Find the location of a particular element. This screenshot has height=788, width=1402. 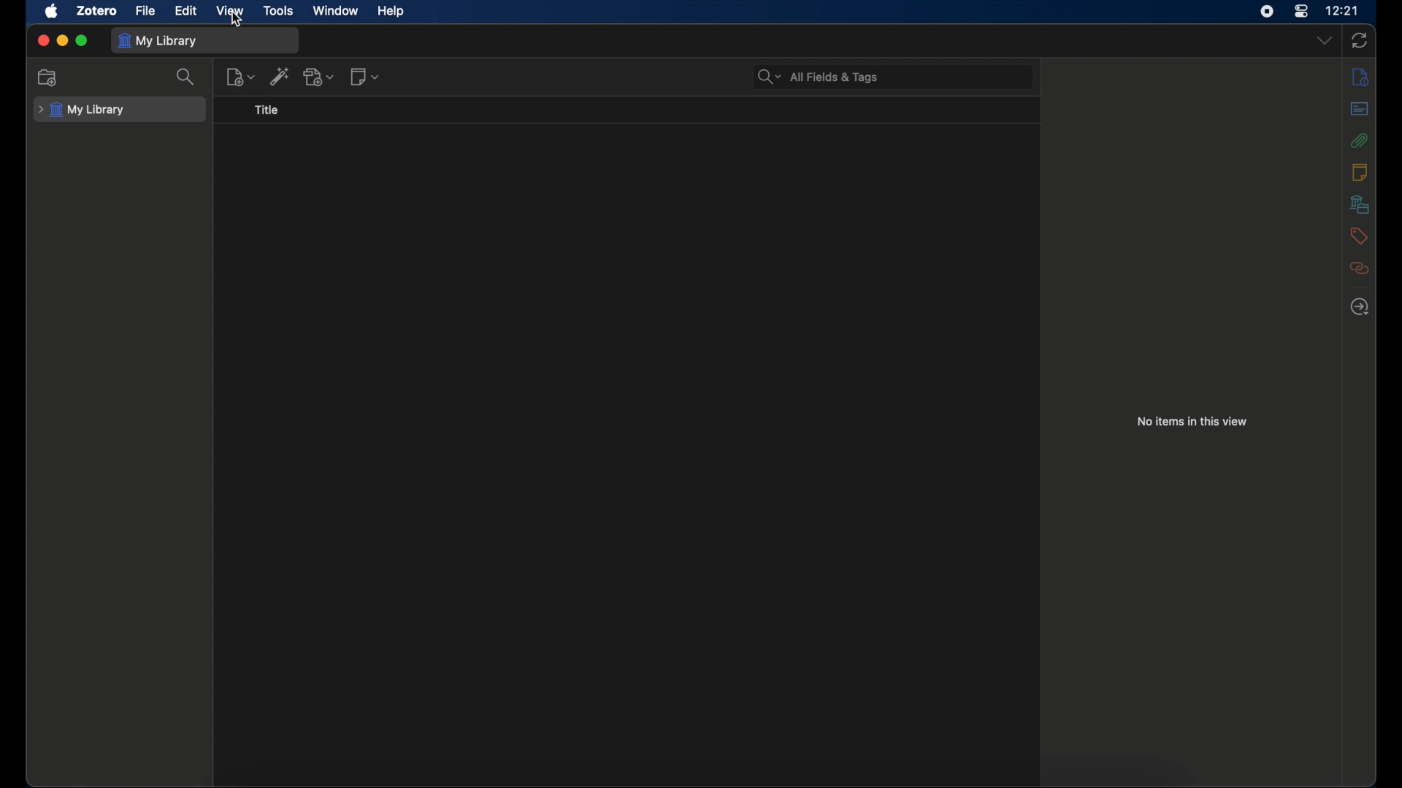

close is located at coordinates (44, 41).